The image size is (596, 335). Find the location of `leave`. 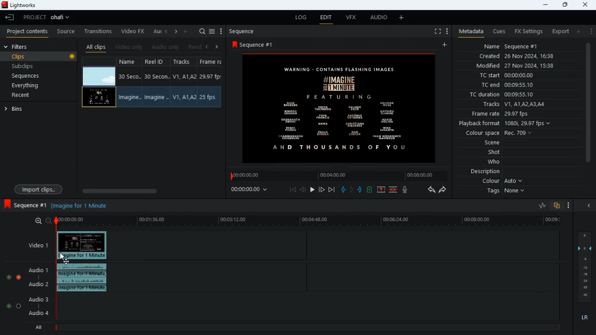

leave is located at coordinates (10, 16).